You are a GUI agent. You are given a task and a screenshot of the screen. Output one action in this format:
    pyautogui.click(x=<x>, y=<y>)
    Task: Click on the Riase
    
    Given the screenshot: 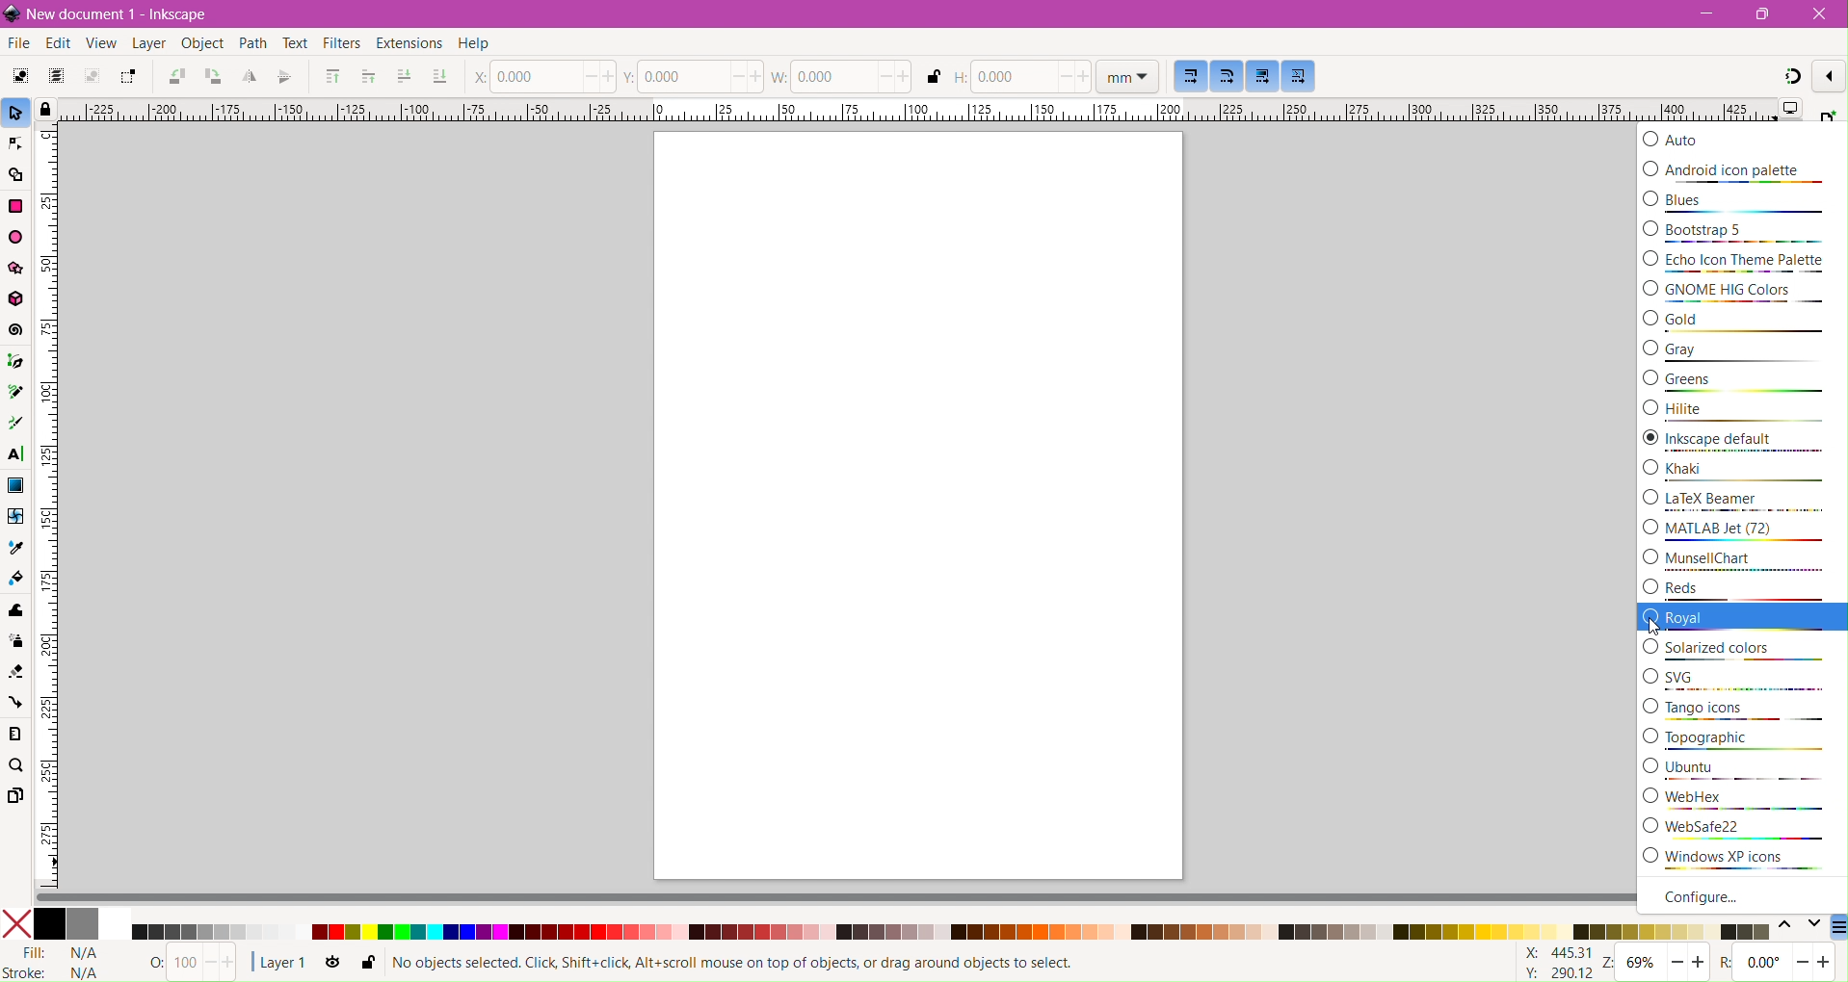 What is the action you would take?
    pyautogui.click(x=368, y=76)
    